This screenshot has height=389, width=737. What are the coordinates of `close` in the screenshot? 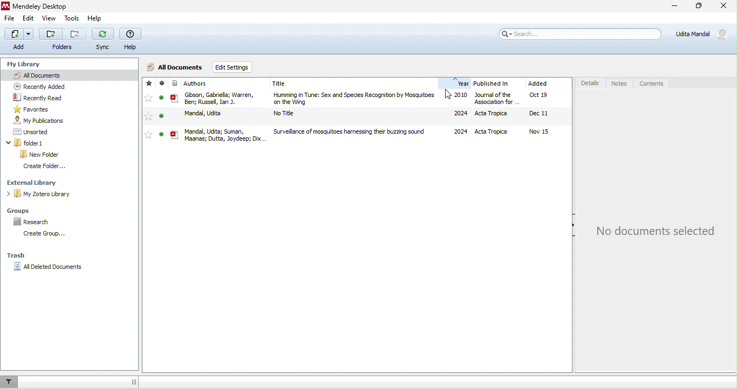 It's located at (725, 7).